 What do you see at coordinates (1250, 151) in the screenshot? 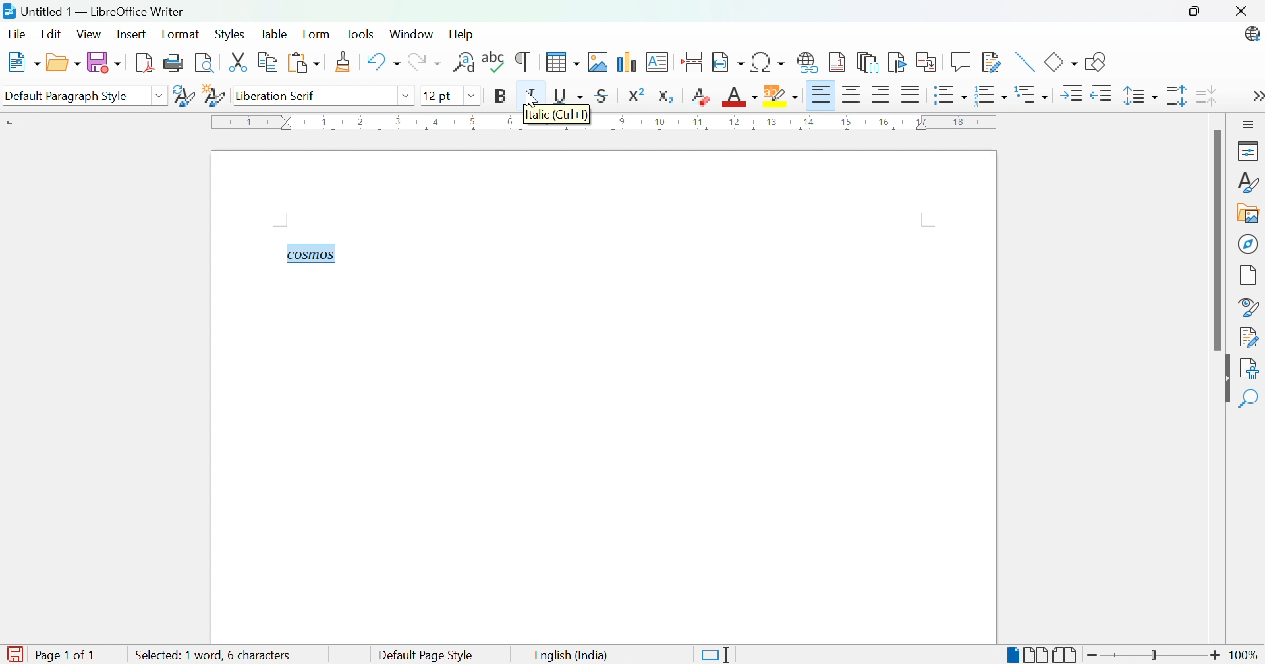
I see `Properties` at bounding box center [1250, 151].